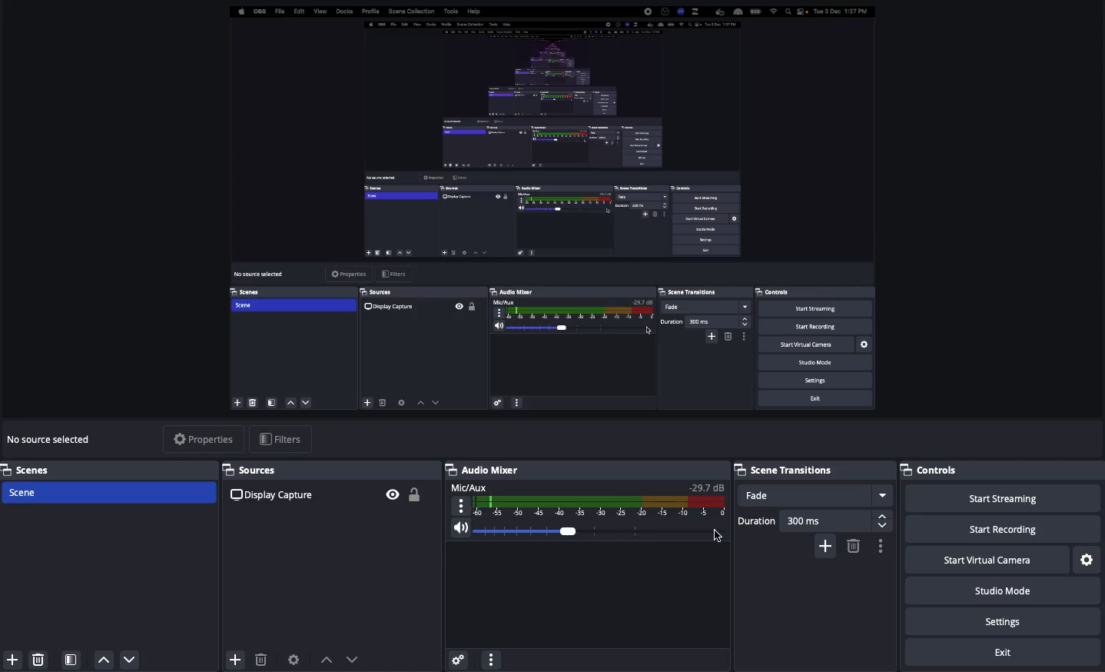 The height and width of the screenshot is (672, 1105). What do you see at coordinates (10, 660) in the screenshot?
I see `Add` at bounding box center [10, 660].